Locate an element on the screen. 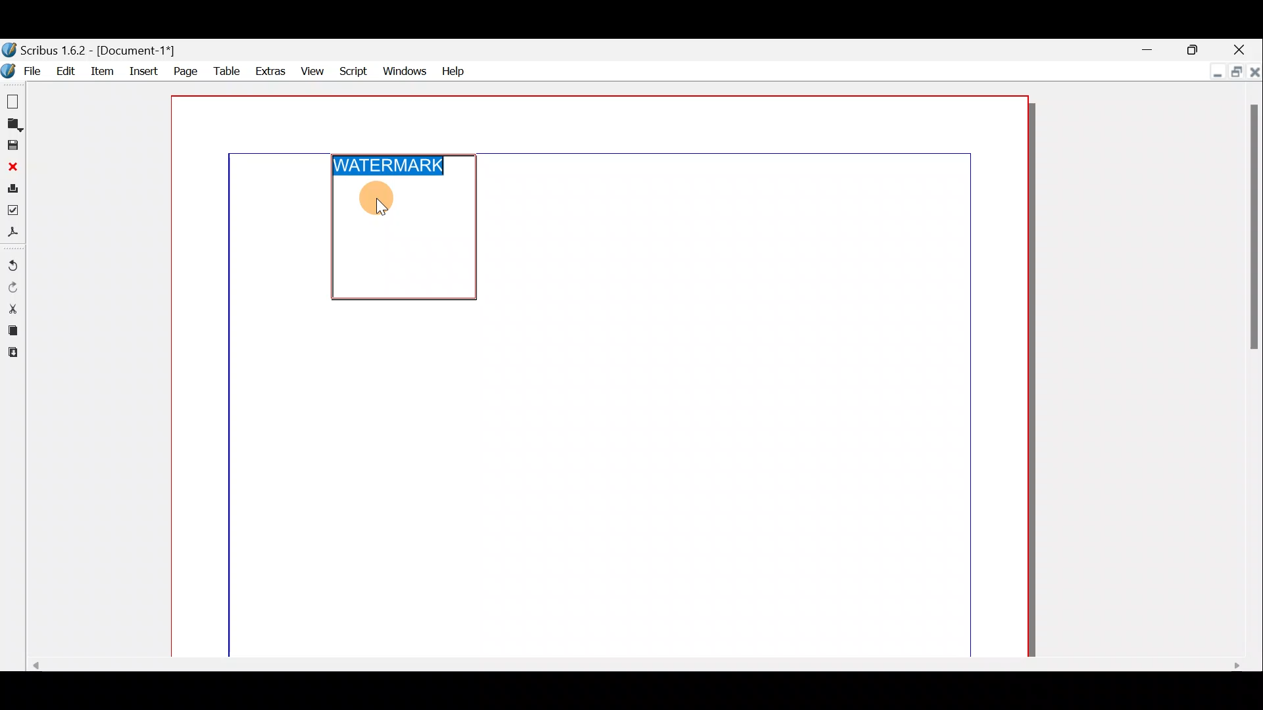 The image size is (1263, 710). Undo is located at coordinates (12, 266).